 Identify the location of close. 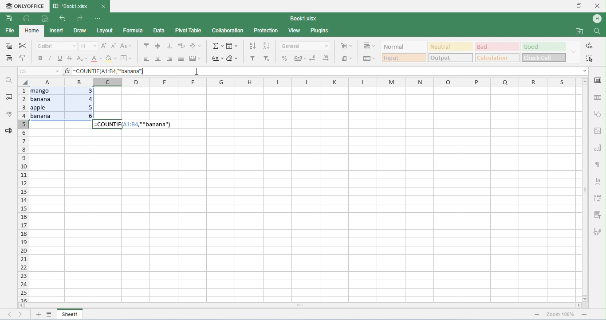
(597, 6).